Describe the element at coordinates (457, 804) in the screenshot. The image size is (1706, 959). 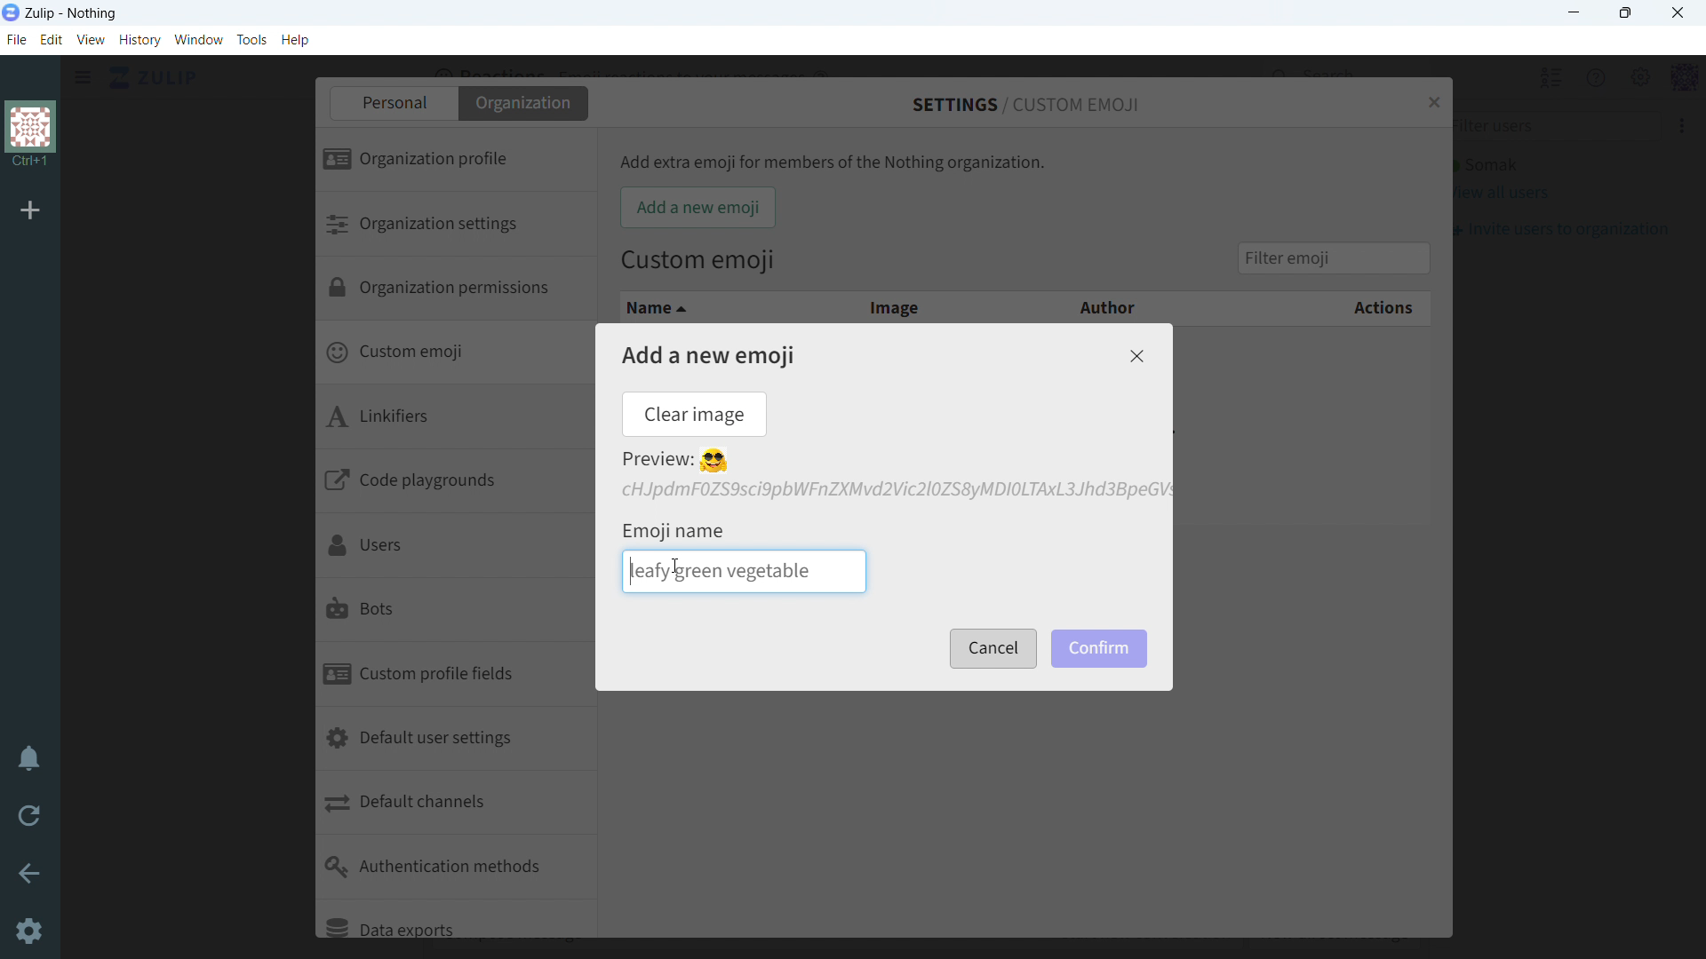
I see `default channels` at that location.